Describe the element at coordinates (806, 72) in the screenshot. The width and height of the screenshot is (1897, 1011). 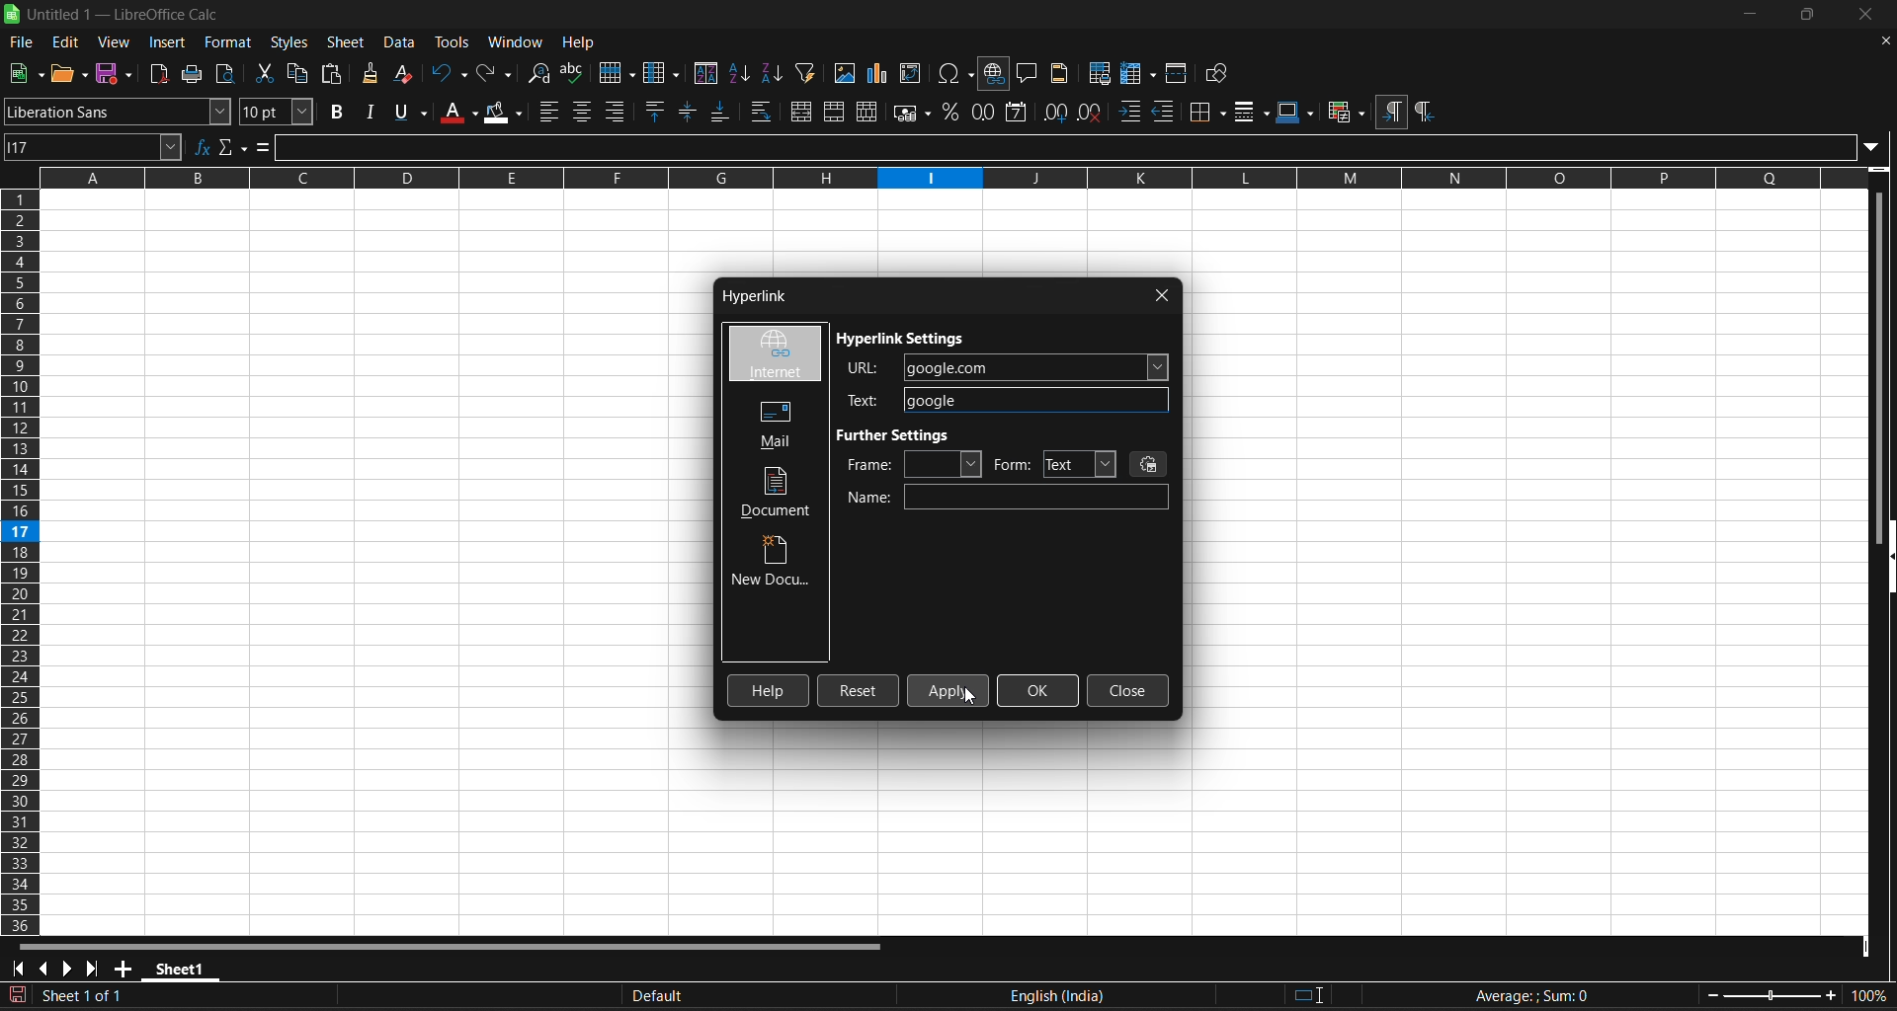
I see `auto filter` at that location.